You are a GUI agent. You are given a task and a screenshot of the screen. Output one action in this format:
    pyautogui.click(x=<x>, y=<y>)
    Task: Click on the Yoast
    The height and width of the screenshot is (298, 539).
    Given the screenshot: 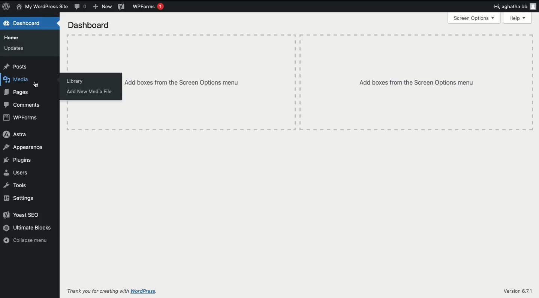 What is the action you would take?
    pyautogui.click(x=121, y=7)
    